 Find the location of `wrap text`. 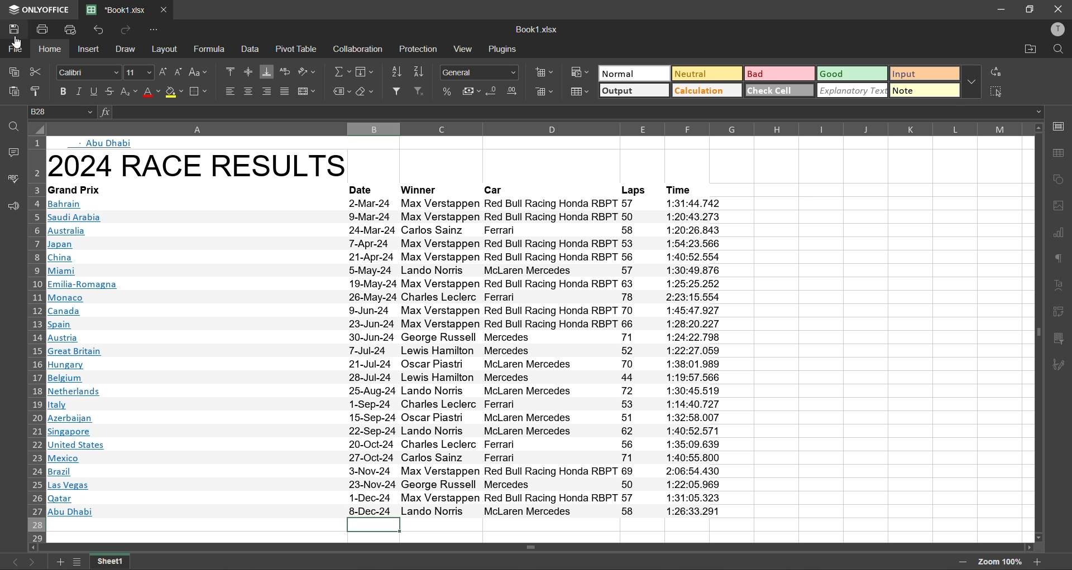

wrap text is located at coordinates (285, 71).